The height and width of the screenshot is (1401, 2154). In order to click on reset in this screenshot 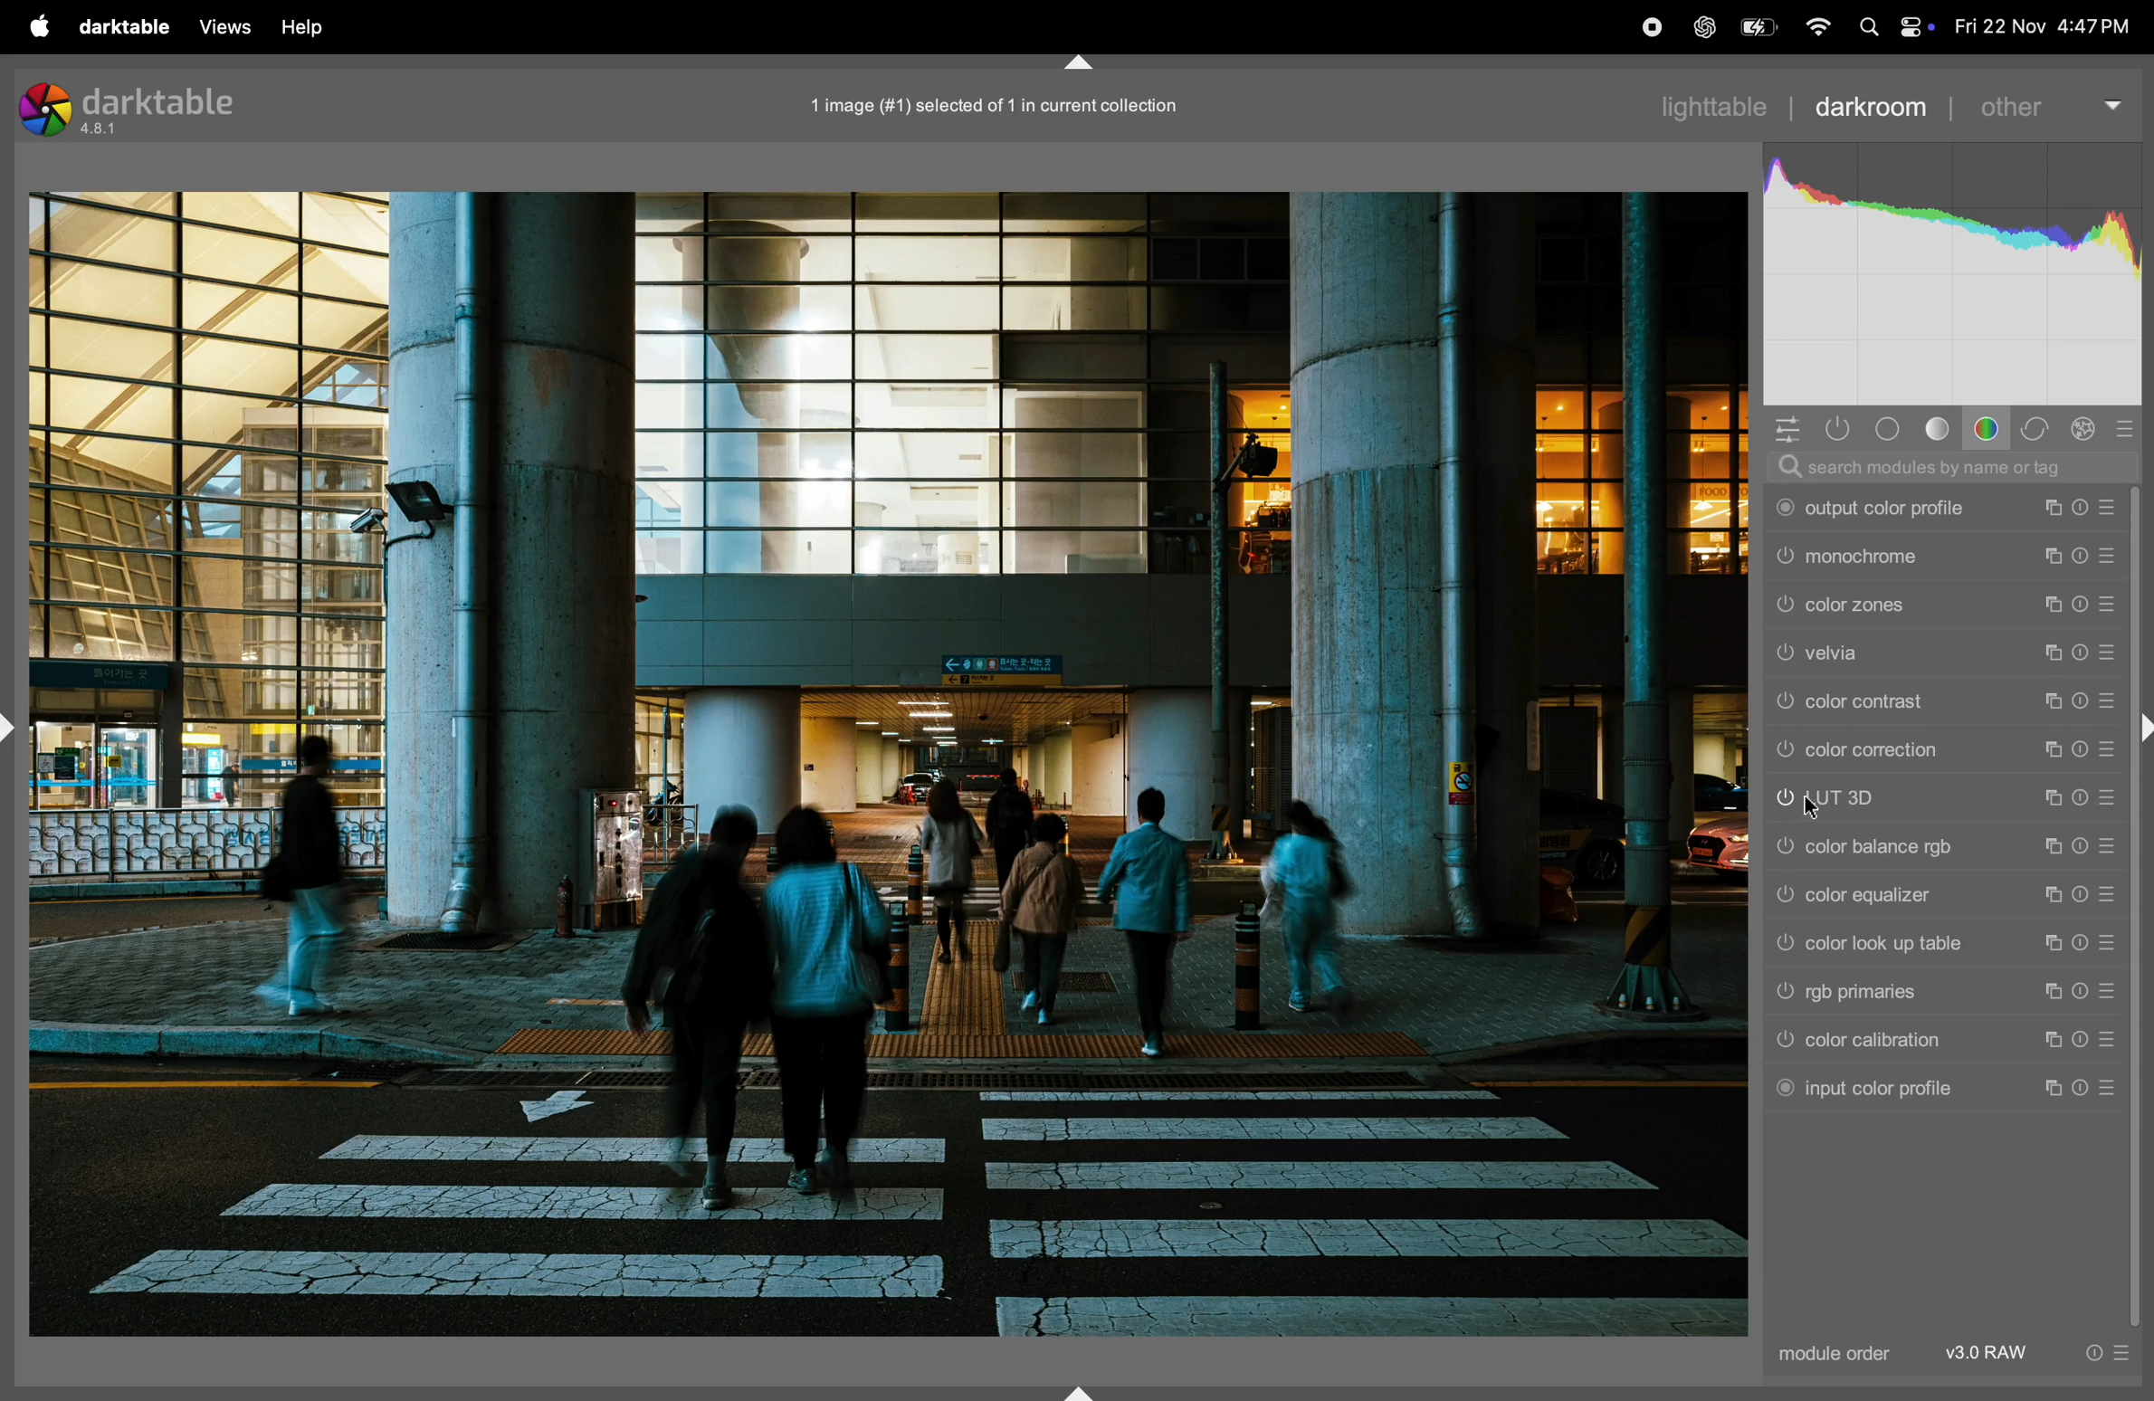, I will do `click(2080, 746)`.